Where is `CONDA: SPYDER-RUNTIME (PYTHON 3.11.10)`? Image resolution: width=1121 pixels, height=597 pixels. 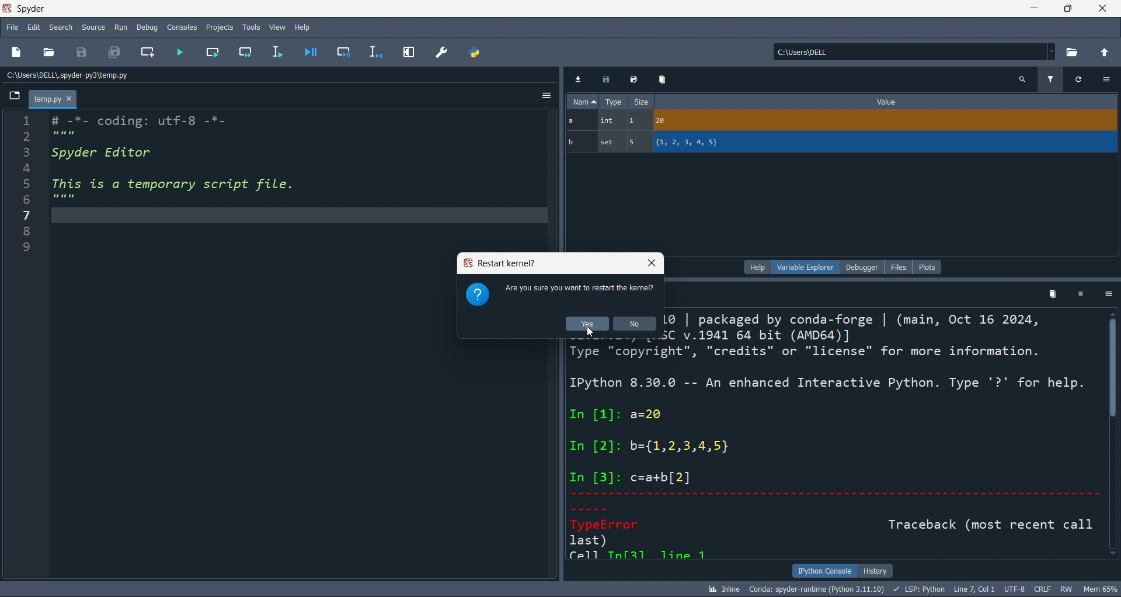
CONDA: SPYDER-RUNTIME (PYTHON 3.11.10) is located at coordinates (816, 588).